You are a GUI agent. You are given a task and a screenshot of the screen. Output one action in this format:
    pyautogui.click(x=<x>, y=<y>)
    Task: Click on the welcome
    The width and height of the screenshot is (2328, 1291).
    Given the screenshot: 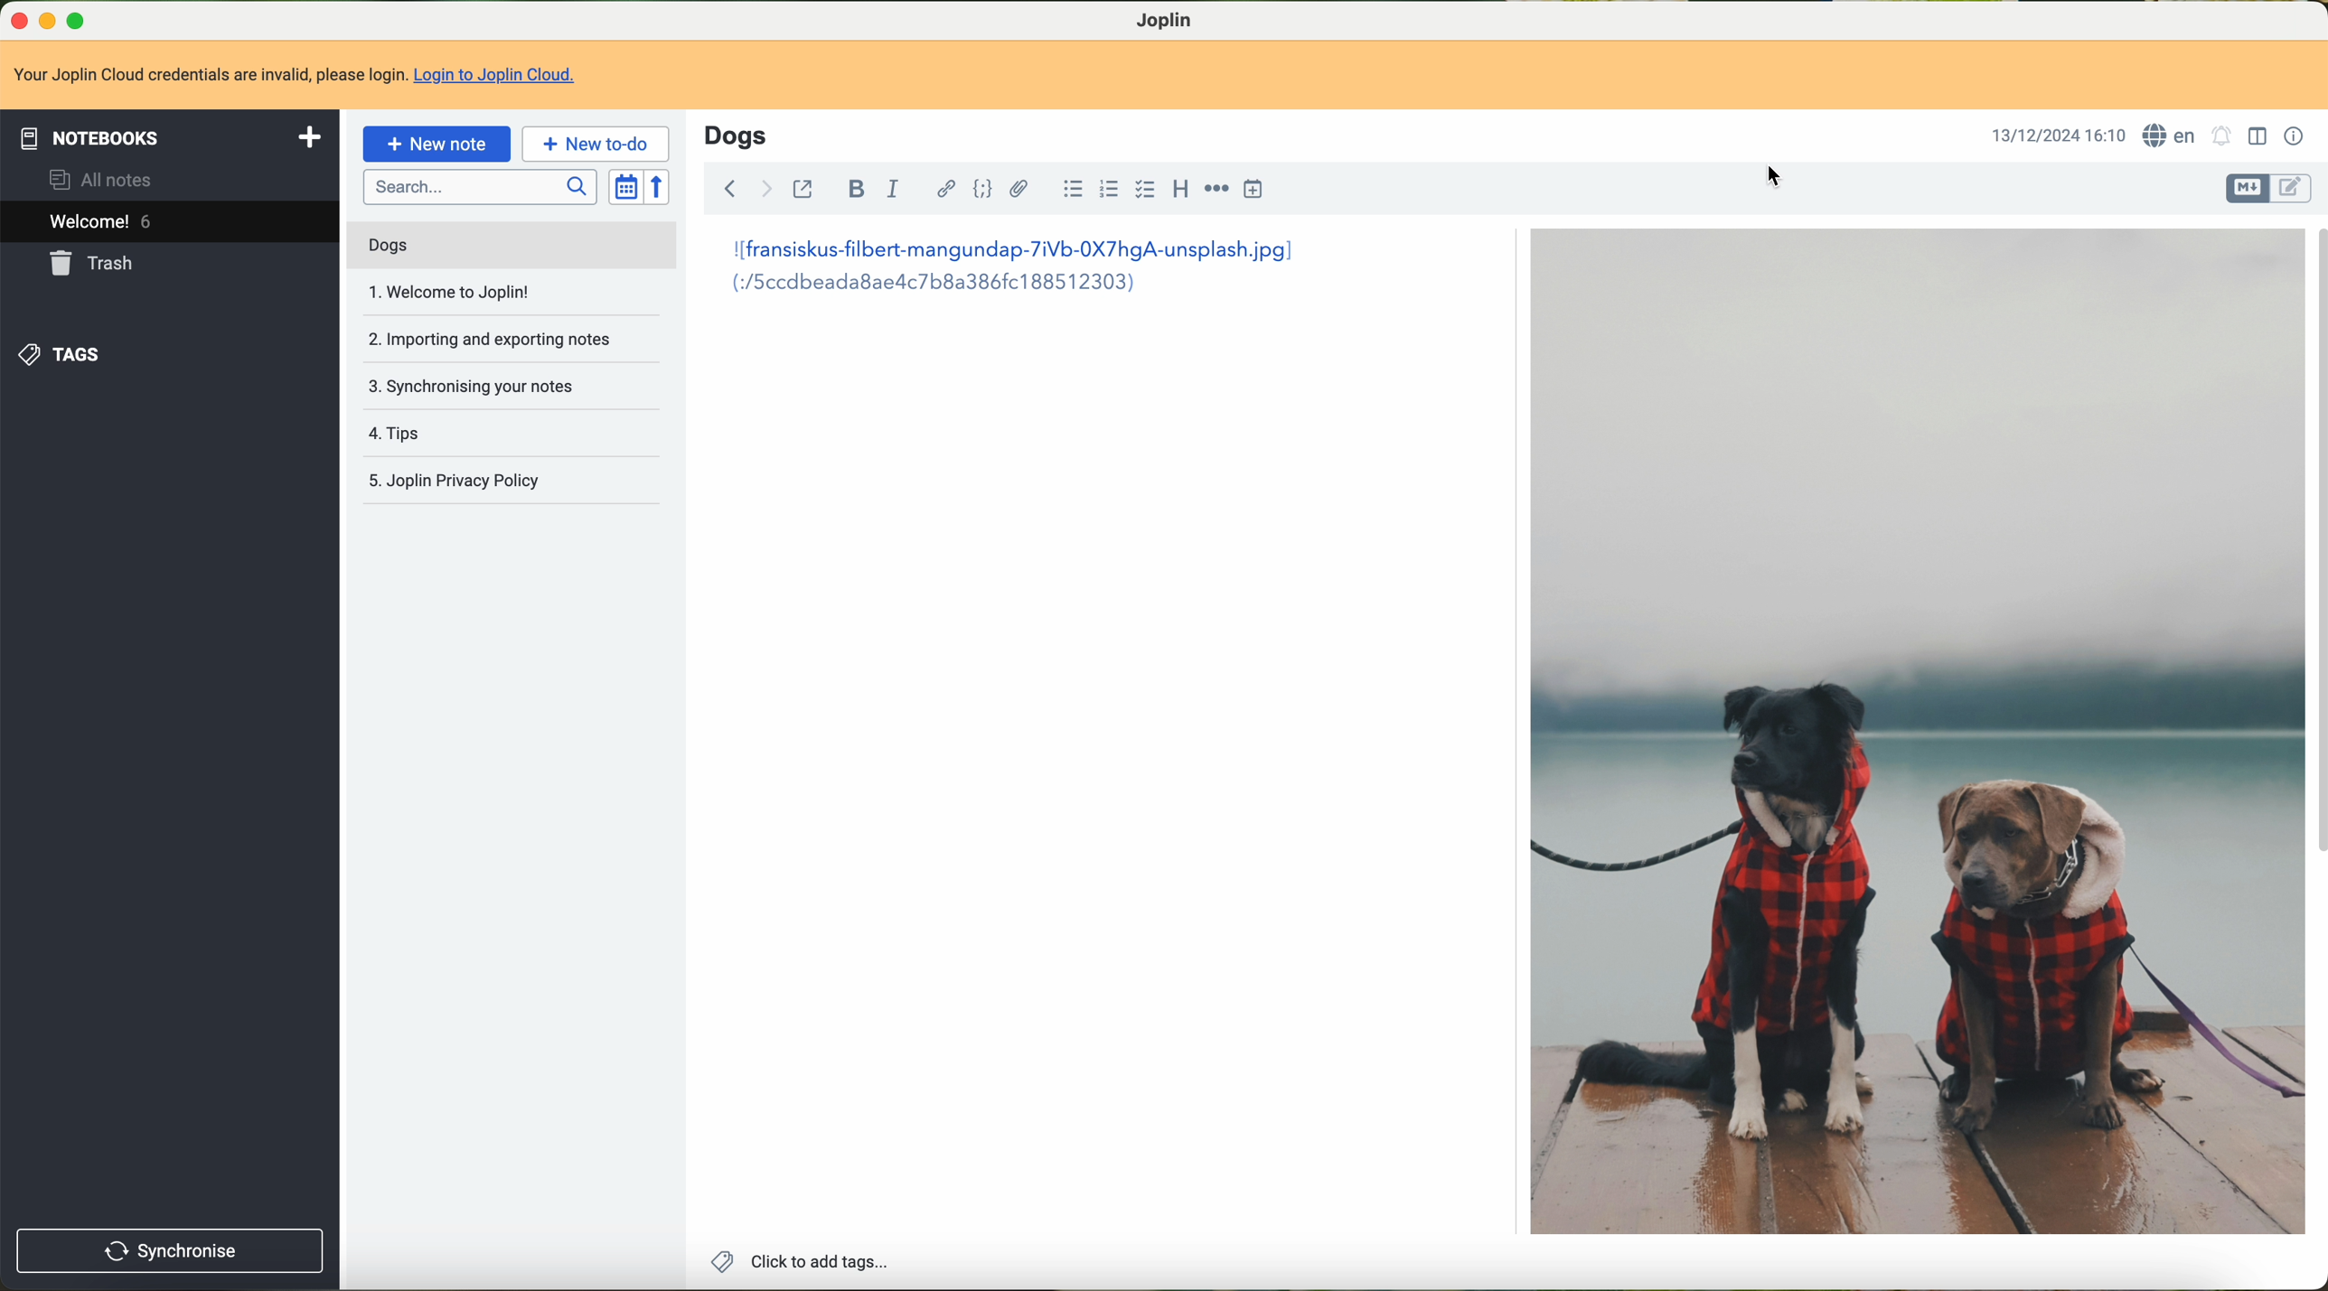 What is the action you would take?
    pyautogui.click(x=170, y=224)
    